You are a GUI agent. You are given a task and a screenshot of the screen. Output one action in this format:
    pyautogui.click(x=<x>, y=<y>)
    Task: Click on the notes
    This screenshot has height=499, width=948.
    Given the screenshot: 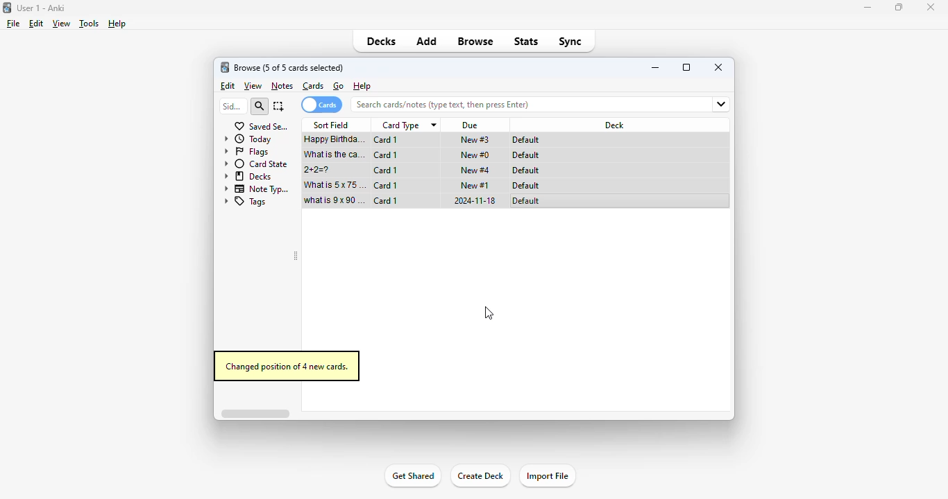 What is the action you would take?
    pyautogui.click(x=282, y=87)
    